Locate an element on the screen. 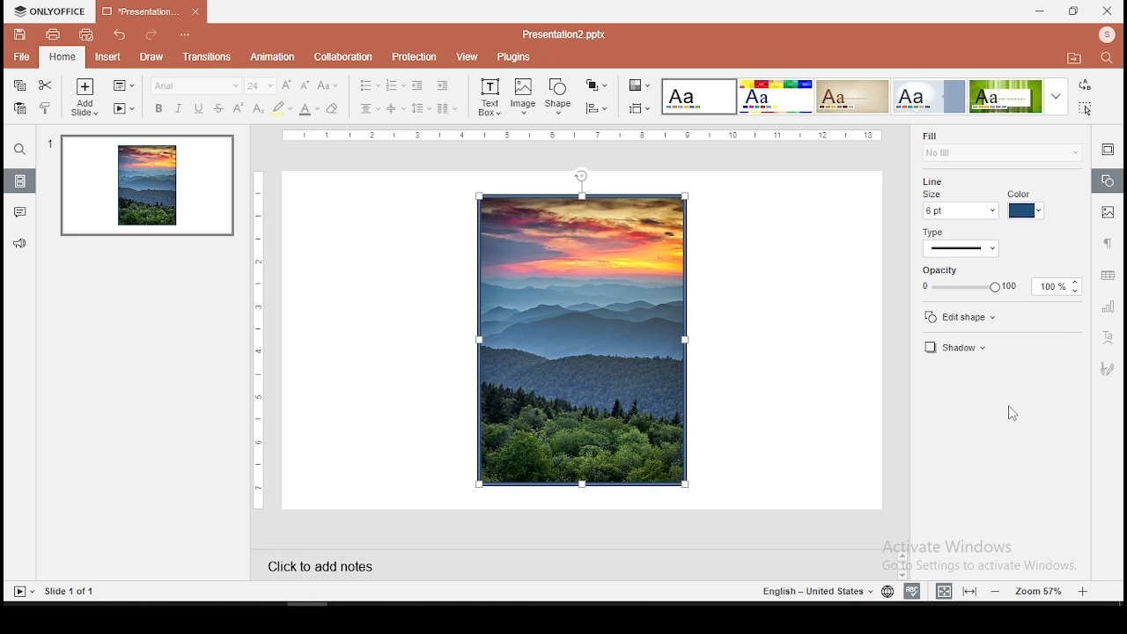 This screenshot has height=634, width=1127. shape settings is located at coordinates (1109, 182).